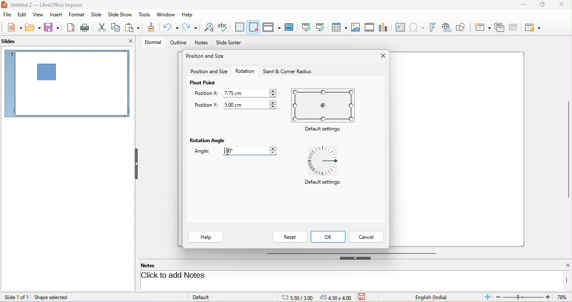 The height and width of the screenshot is (302, 572). What do you see at coordinates (16, 297) in the screenshot?
I see `slide 1 of 1` at bounding box center [16, 297].